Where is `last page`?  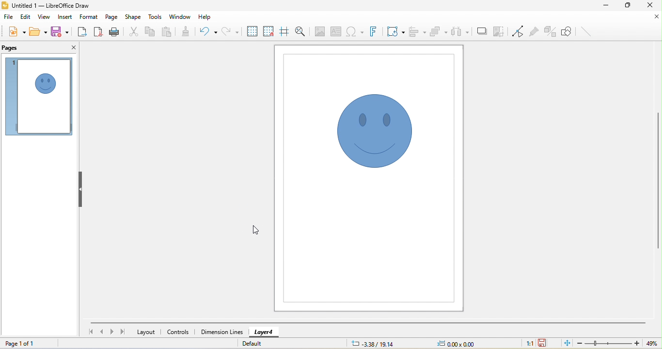 last page is located at coordinates (122, 331).